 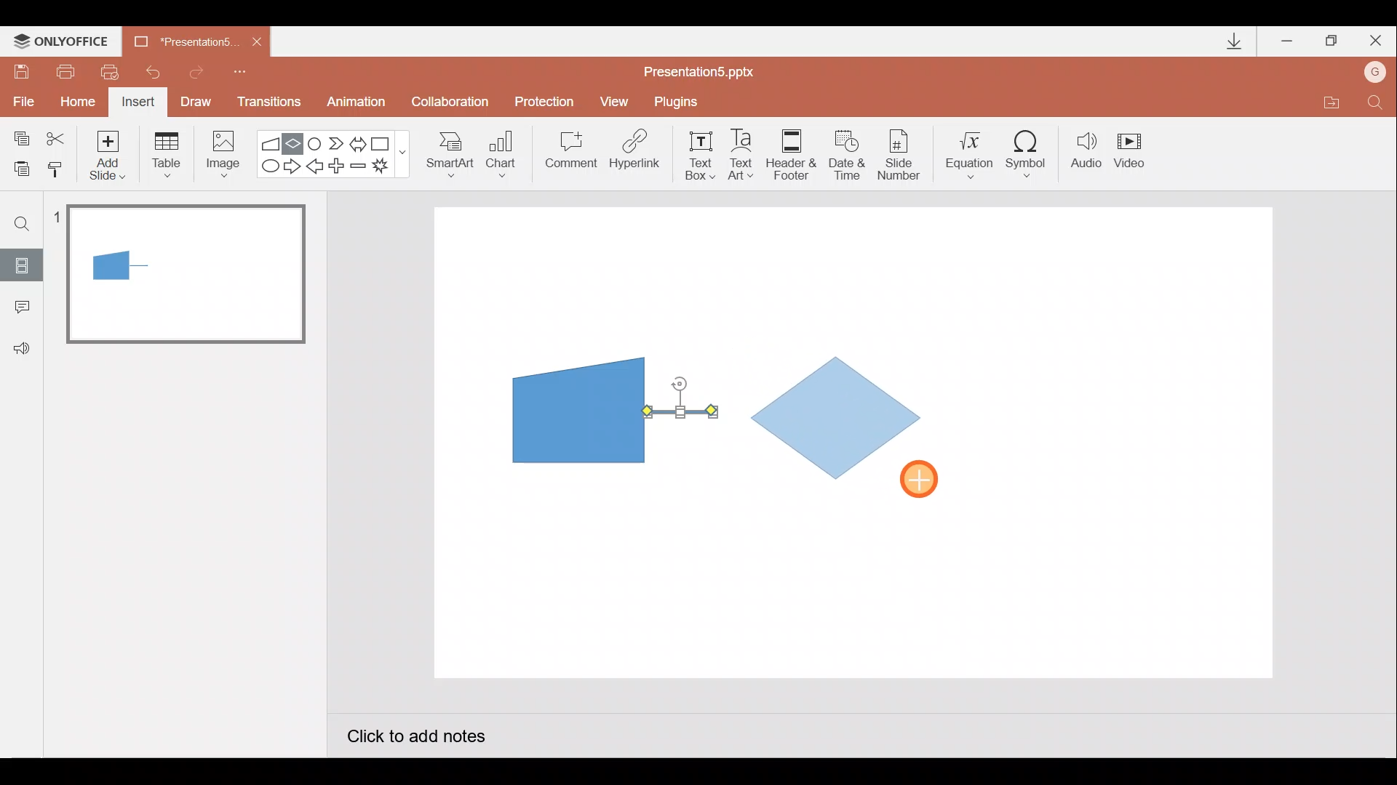 I want to click on Copy, so click(x=19, y=136).